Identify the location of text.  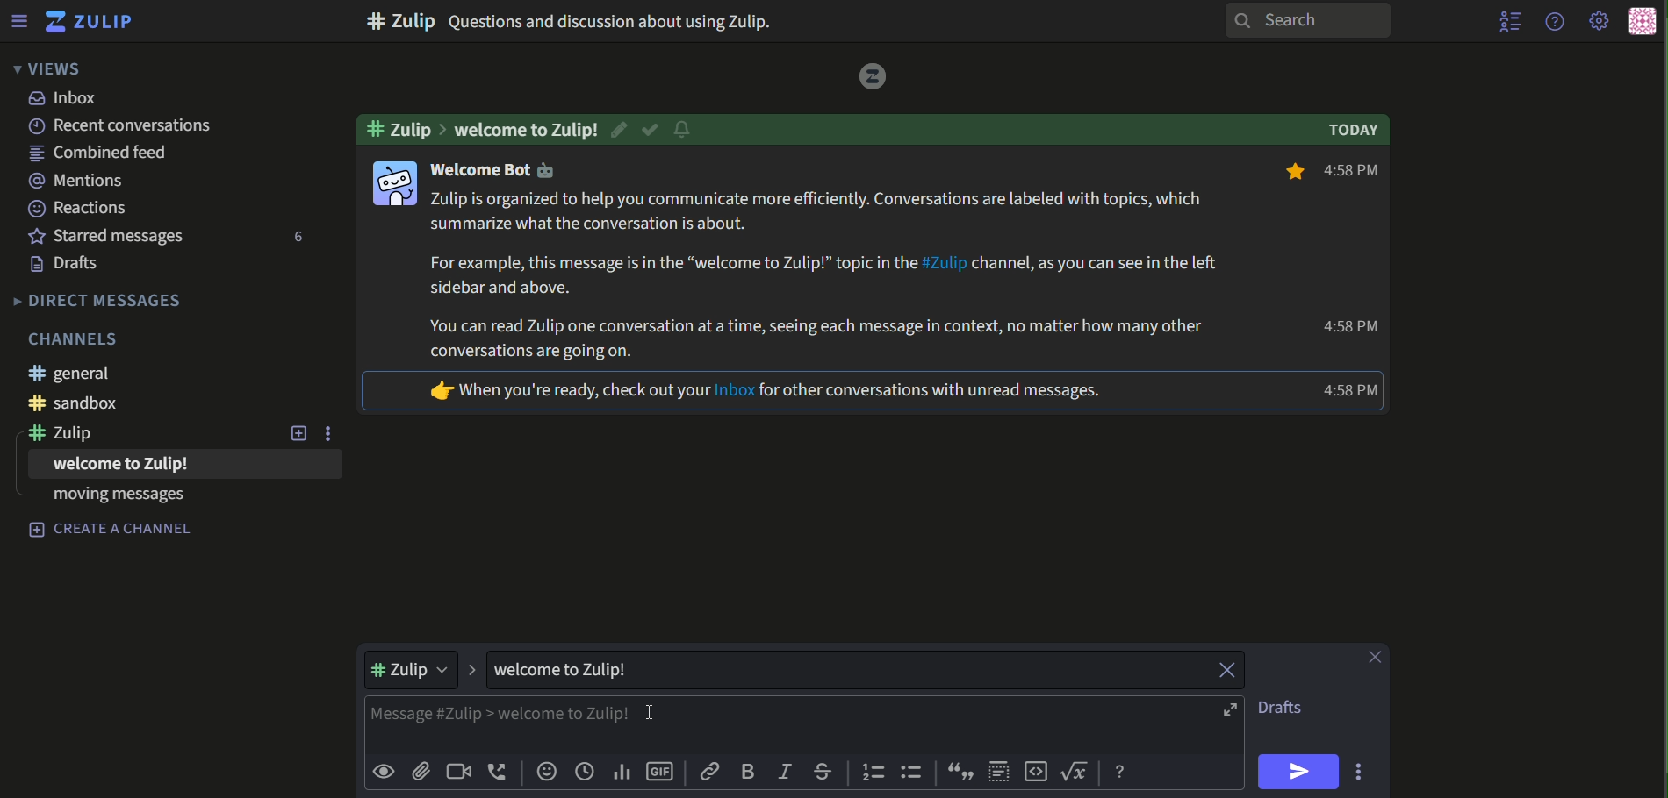
(573, 670).